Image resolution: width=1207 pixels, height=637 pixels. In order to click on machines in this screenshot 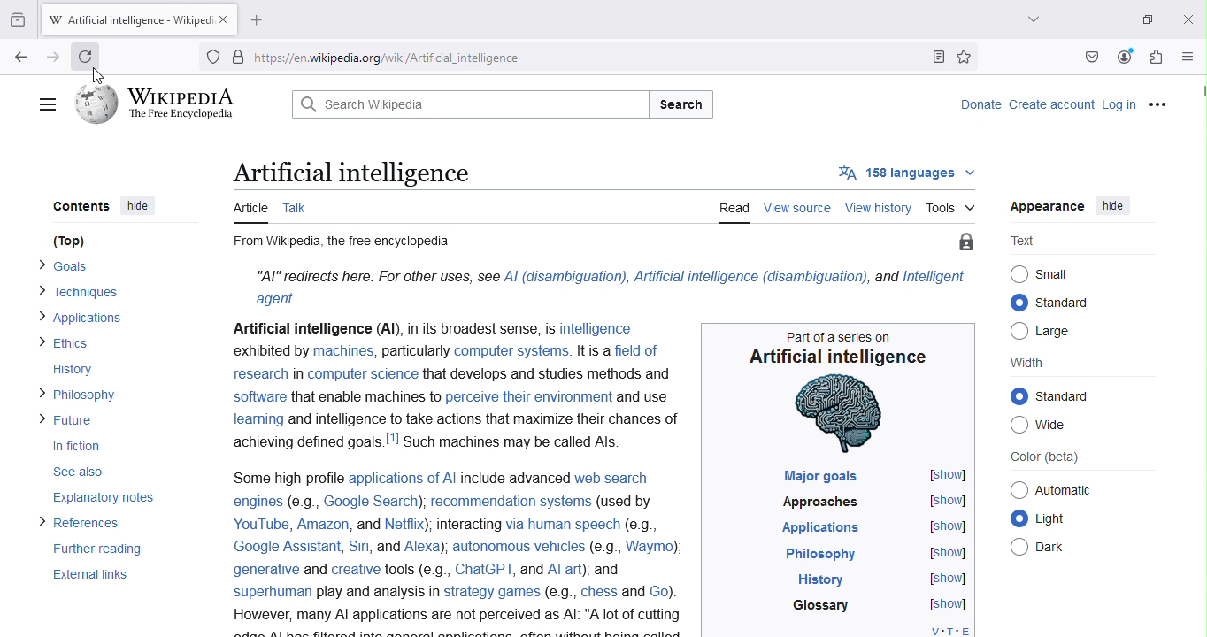, I will do `click(344, 351)`.